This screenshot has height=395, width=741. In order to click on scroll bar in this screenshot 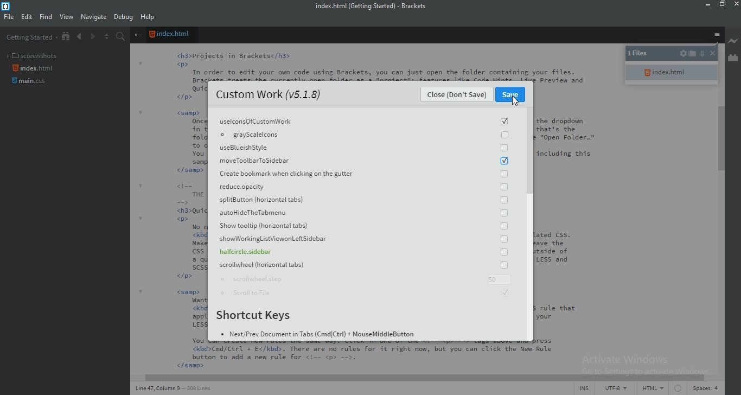, I will do `click(416, 376)`.